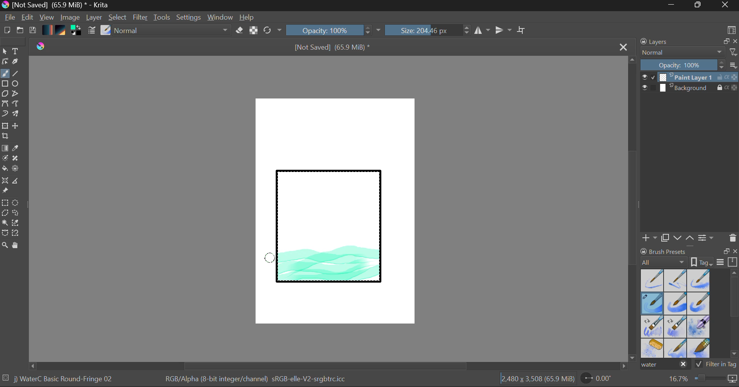  Describe the element at coordinates (47, 29) in the screenshot. I see `Gradient` at that location.